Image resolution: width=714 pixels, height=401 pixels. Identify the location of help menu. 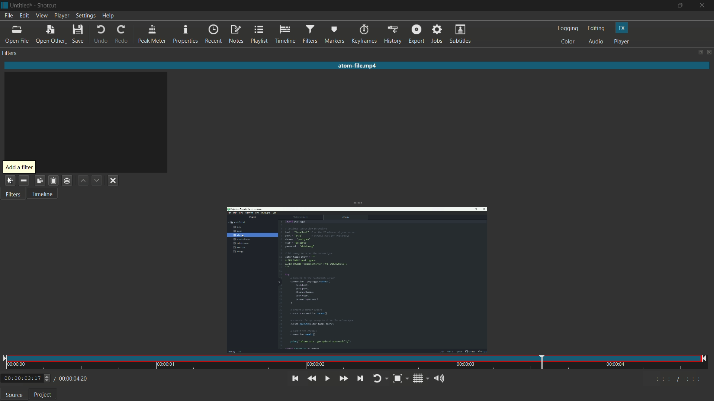
(109, 16).